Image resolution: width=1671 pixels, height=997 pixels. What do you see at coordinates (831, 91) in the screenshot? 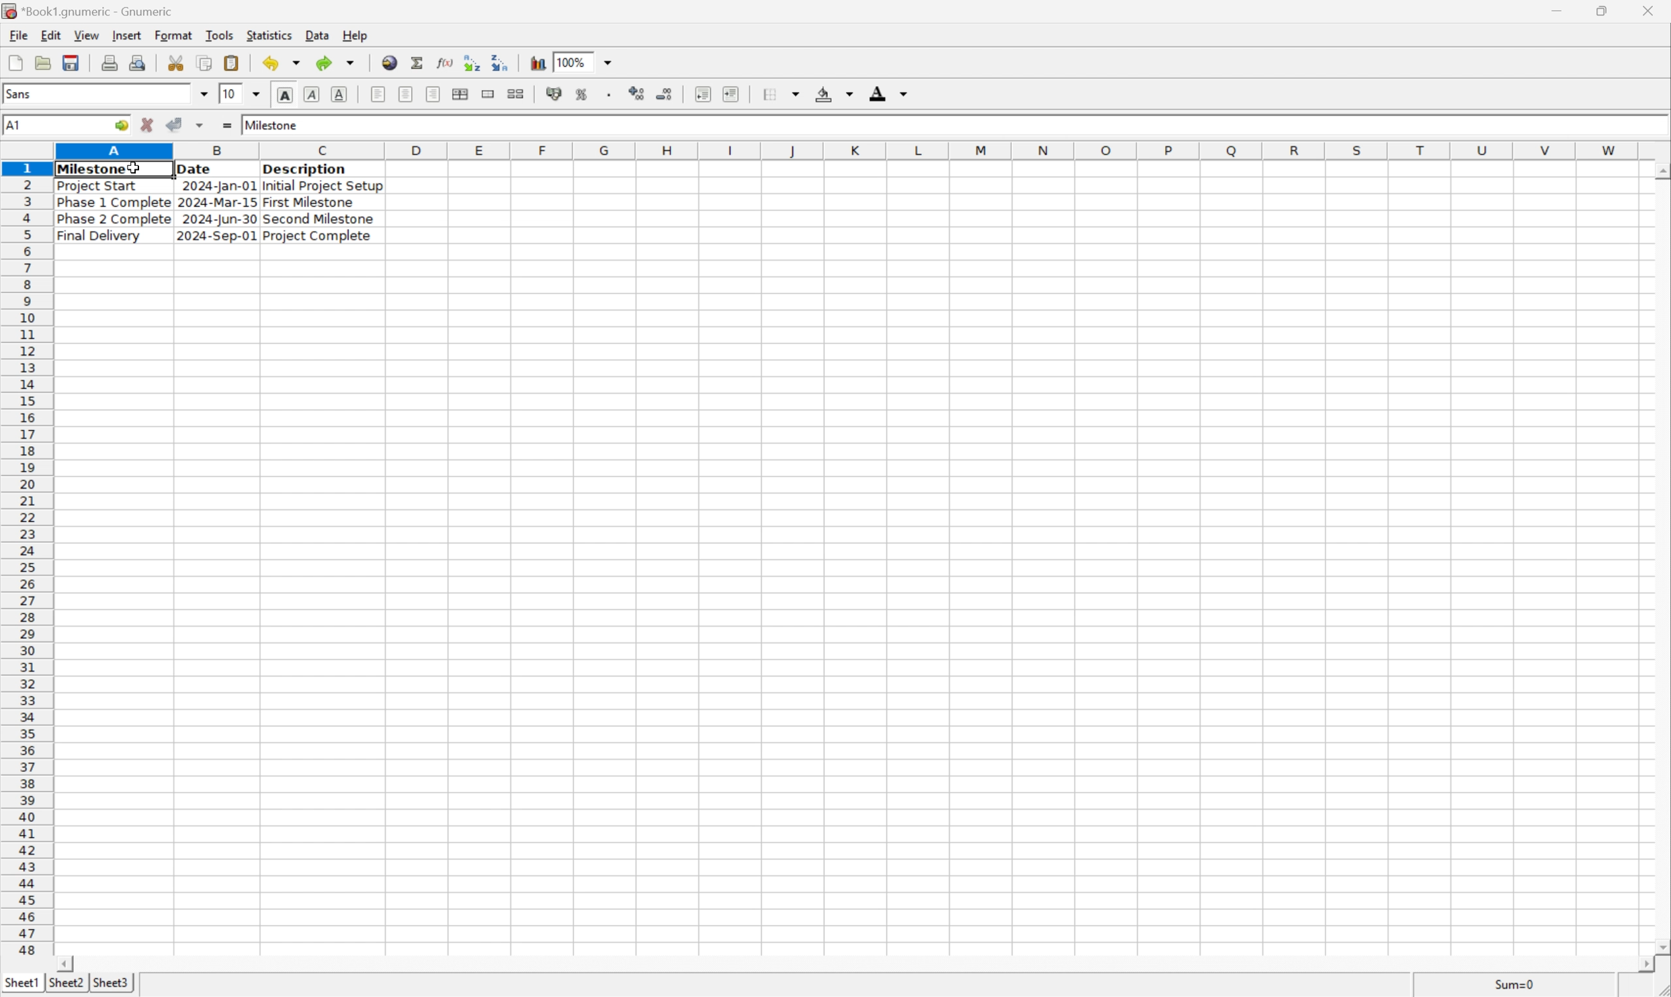
I see `highlight color` at bounding box center [831, 91].